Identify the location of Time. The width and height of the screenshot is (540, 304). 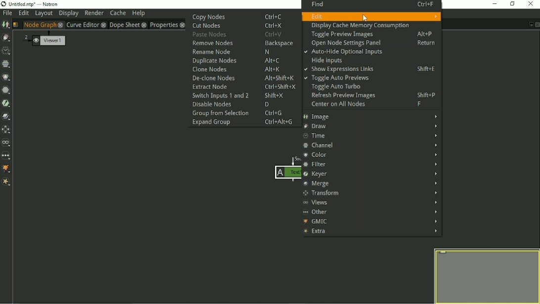
(371, 136).